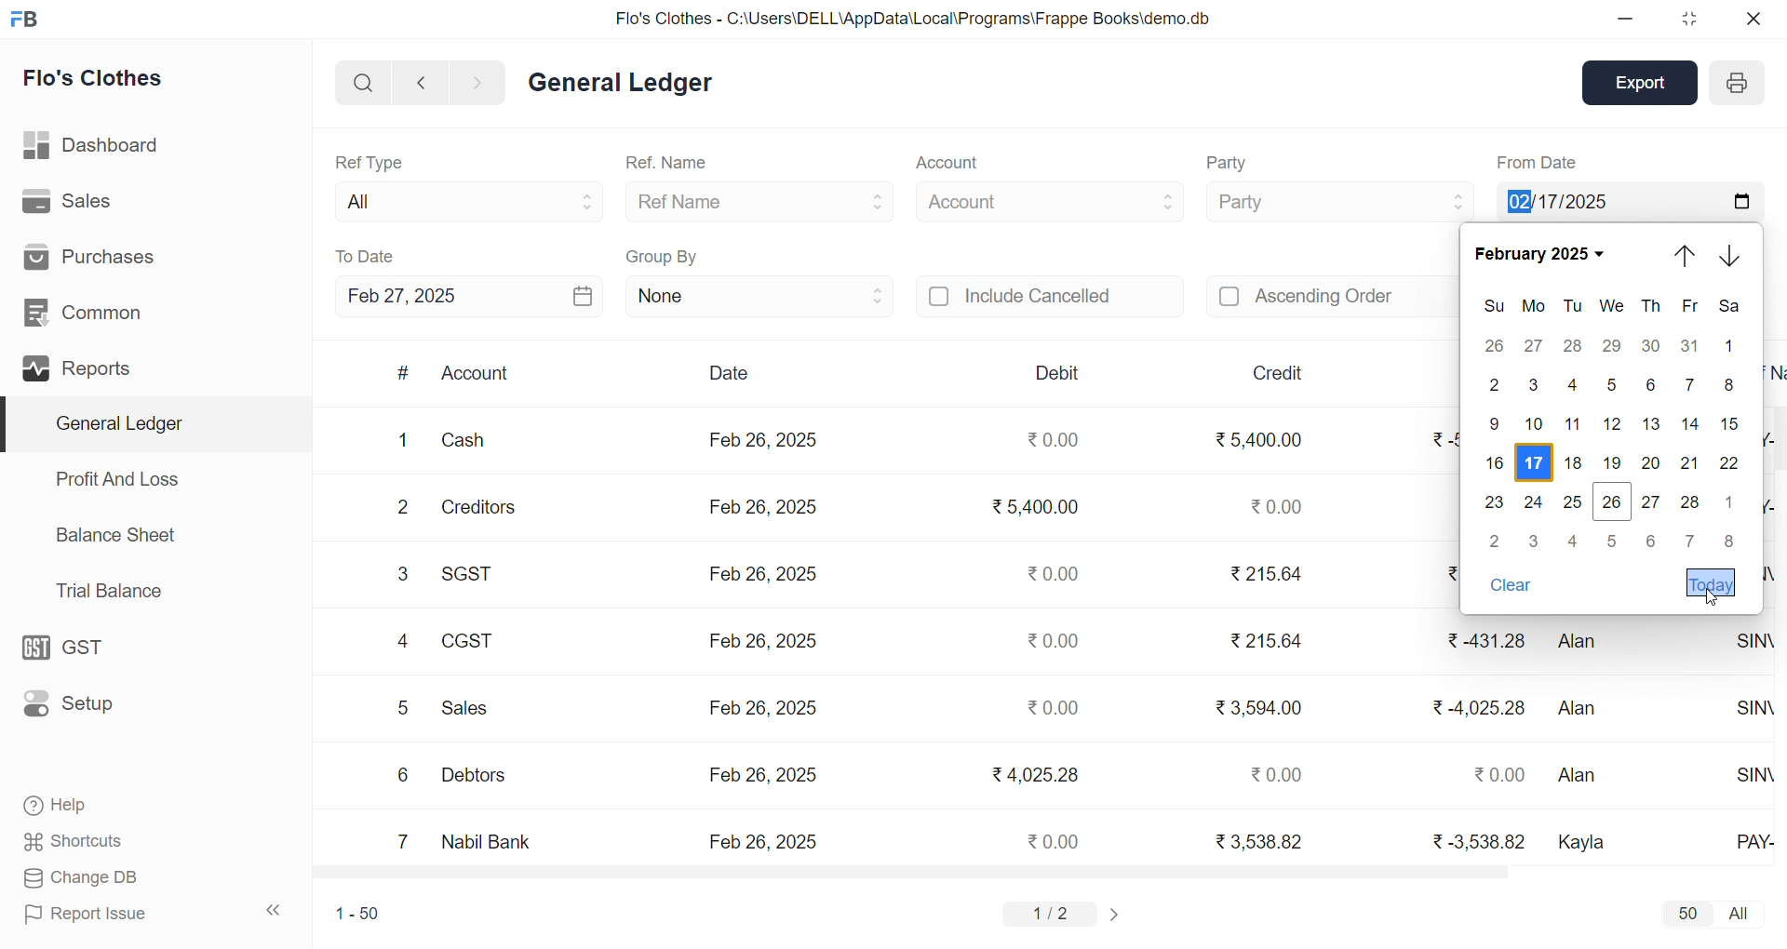  I want to click on Change DB, so click(78, 876).